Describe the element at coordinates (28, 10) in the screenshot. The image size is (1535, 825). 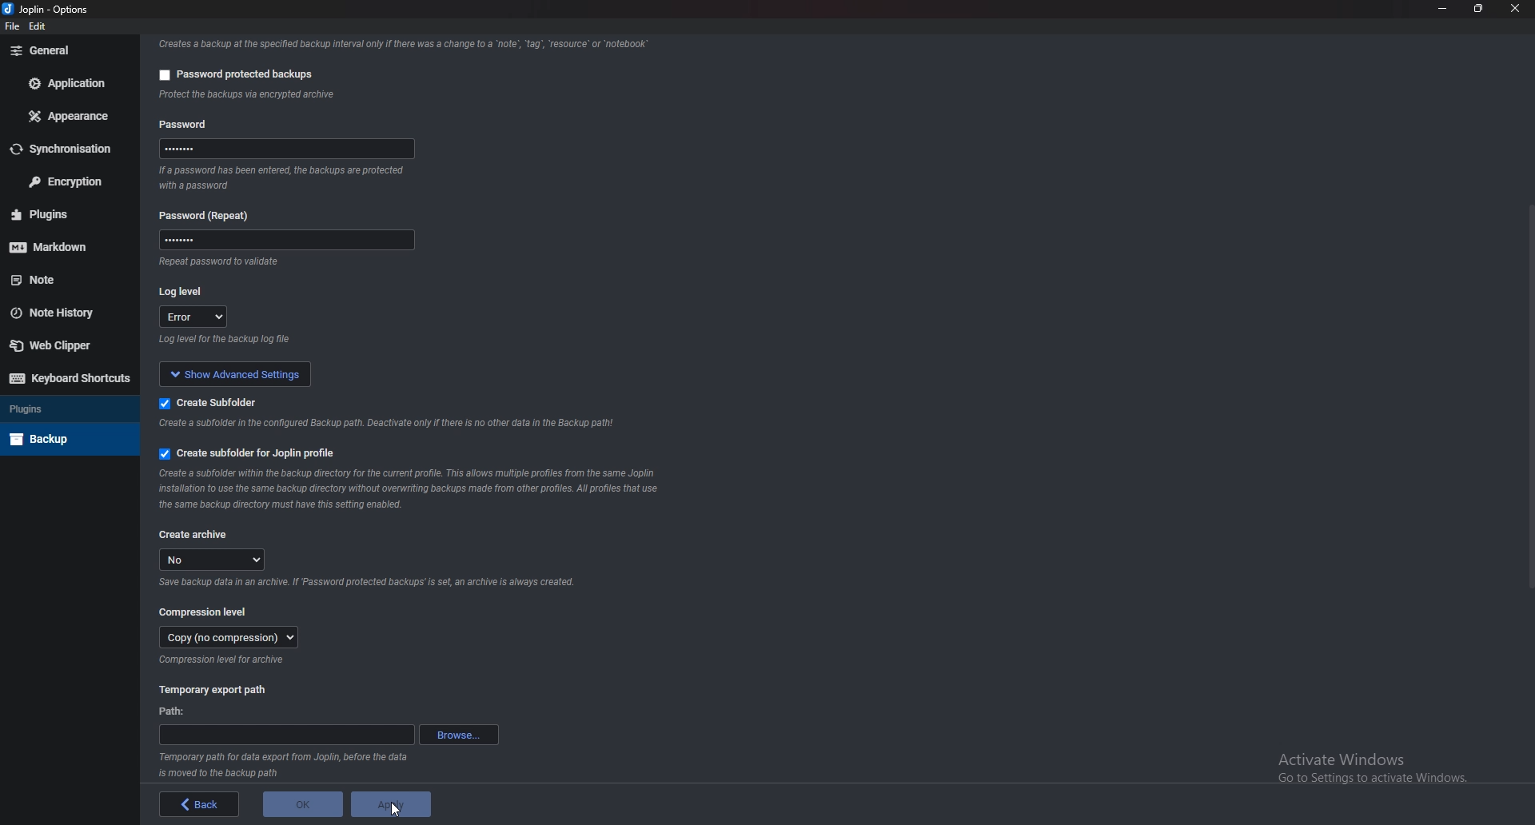
I see `joplin` at that location.